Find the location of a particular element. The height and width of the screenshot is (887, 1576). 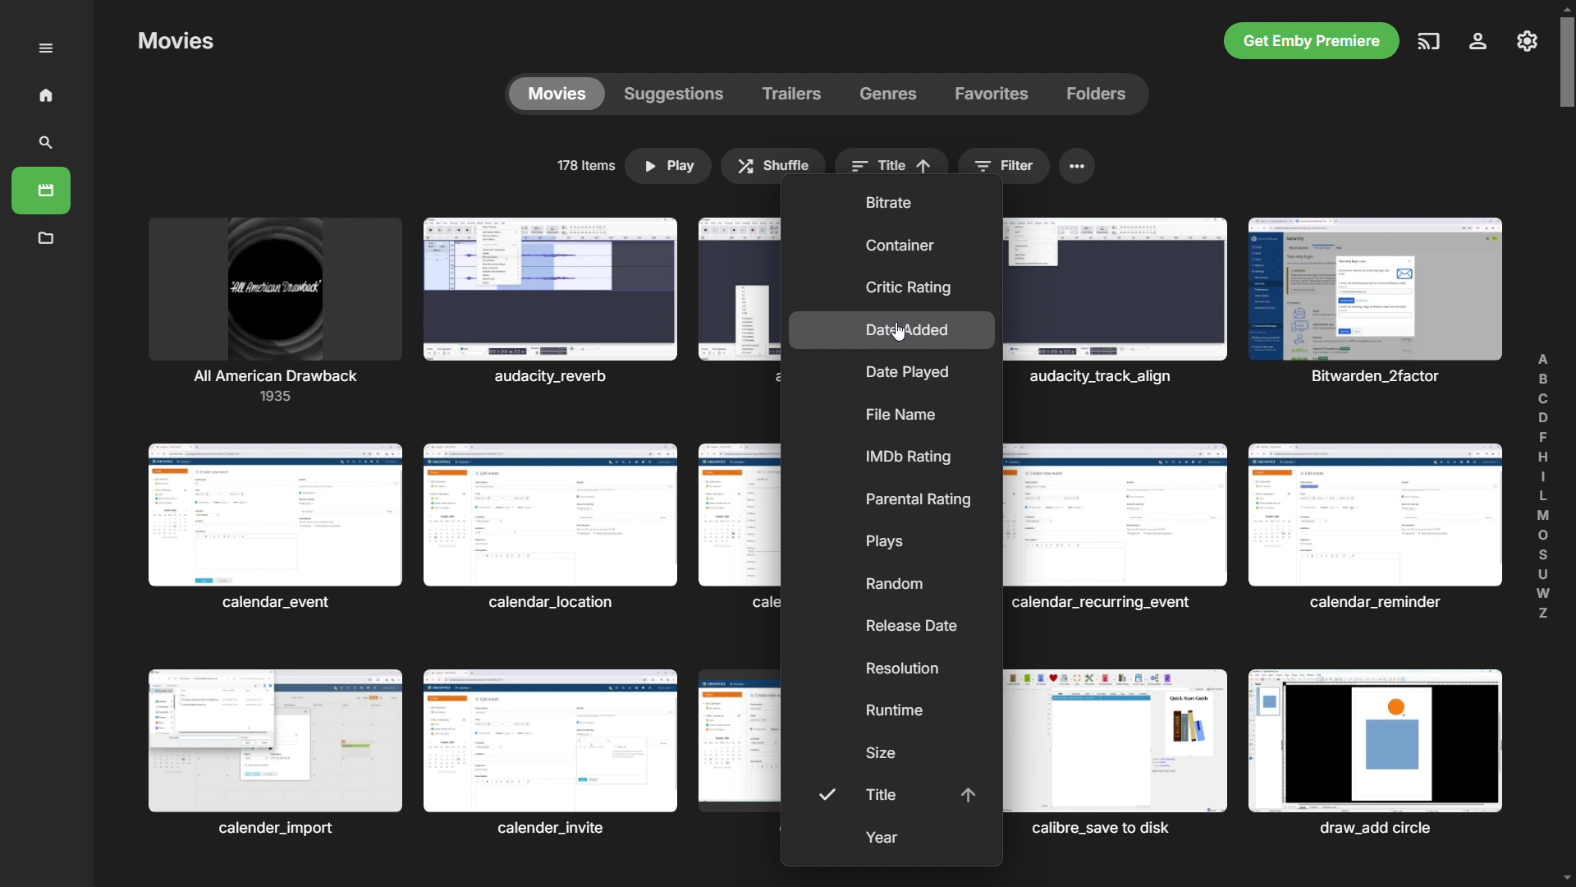

 is located at coordinates (553, 306).